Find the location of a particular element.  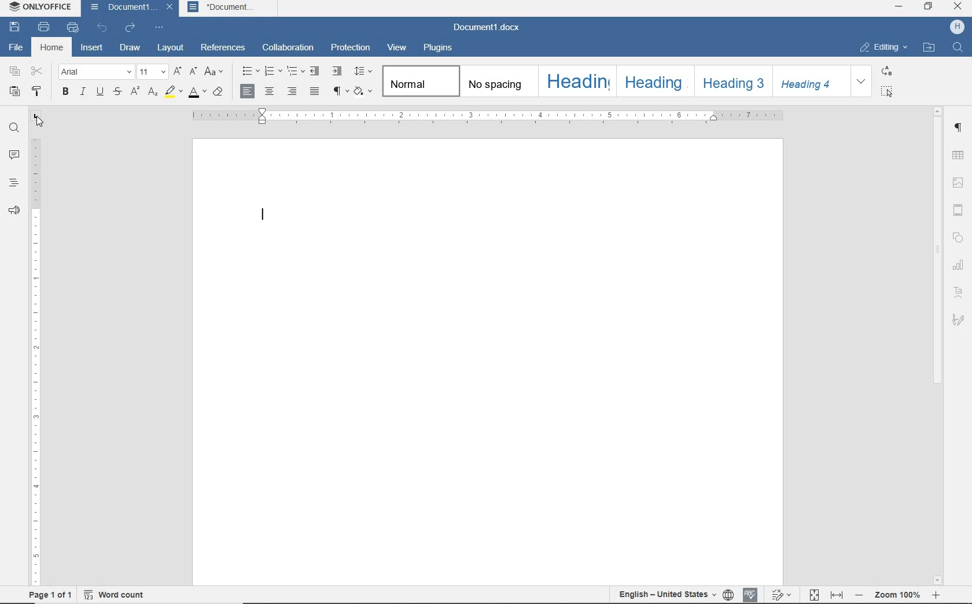

DECREMENT FONT SIZE is located at coordinates (193, 72).